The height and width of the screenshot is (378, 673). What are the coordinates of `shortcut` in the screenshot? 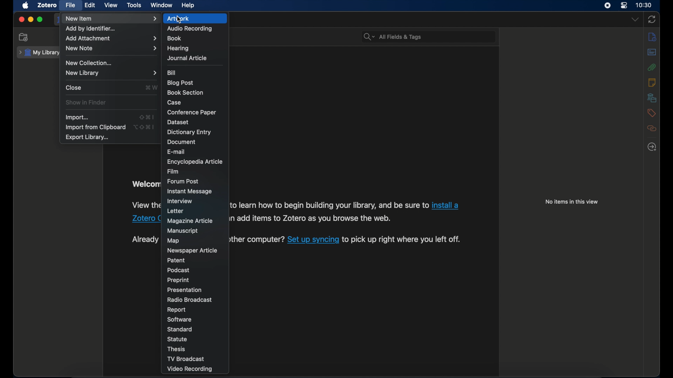 It's located at (151, 87).